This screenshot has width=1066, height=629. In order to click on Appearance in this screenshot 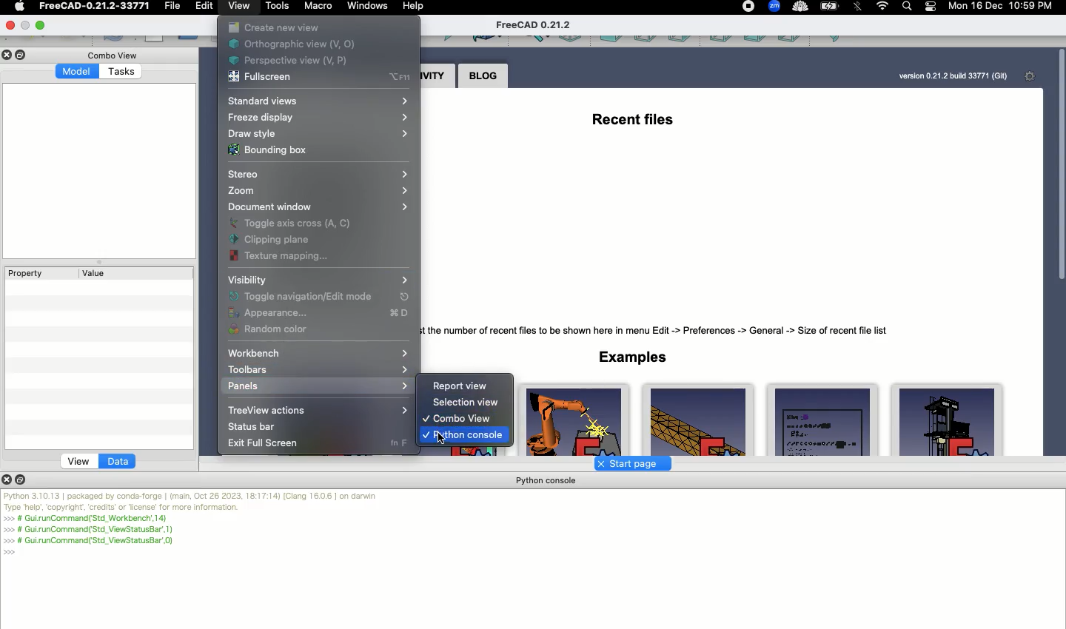, I will do `click(317, 314)`.